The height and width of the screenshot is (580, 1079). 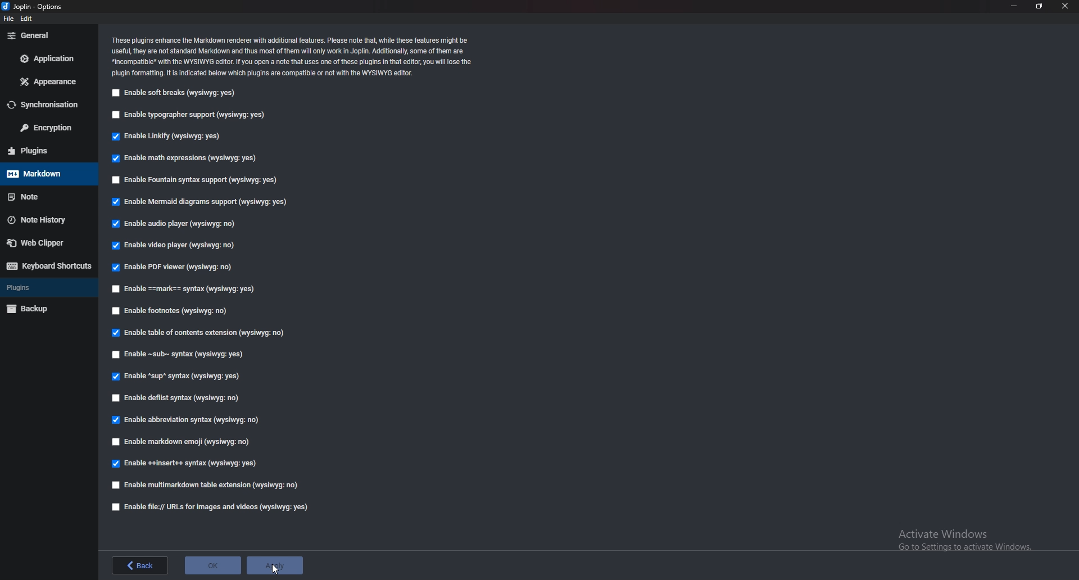 What do you see at coordinates (185, 441) in the screenshot?
I see `enable Markdown Emoji` at bounding box center [185, 441].